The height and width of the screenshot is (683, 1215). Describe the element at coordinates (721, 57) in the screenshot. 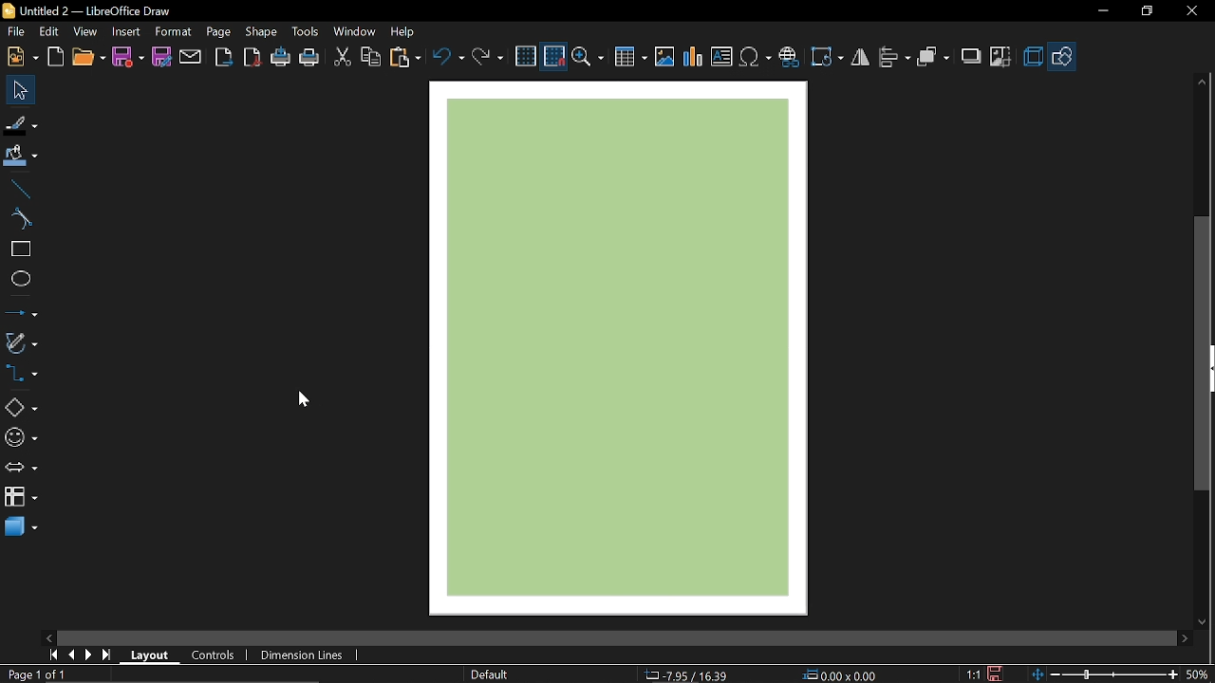

I see `Insert text` at that location.